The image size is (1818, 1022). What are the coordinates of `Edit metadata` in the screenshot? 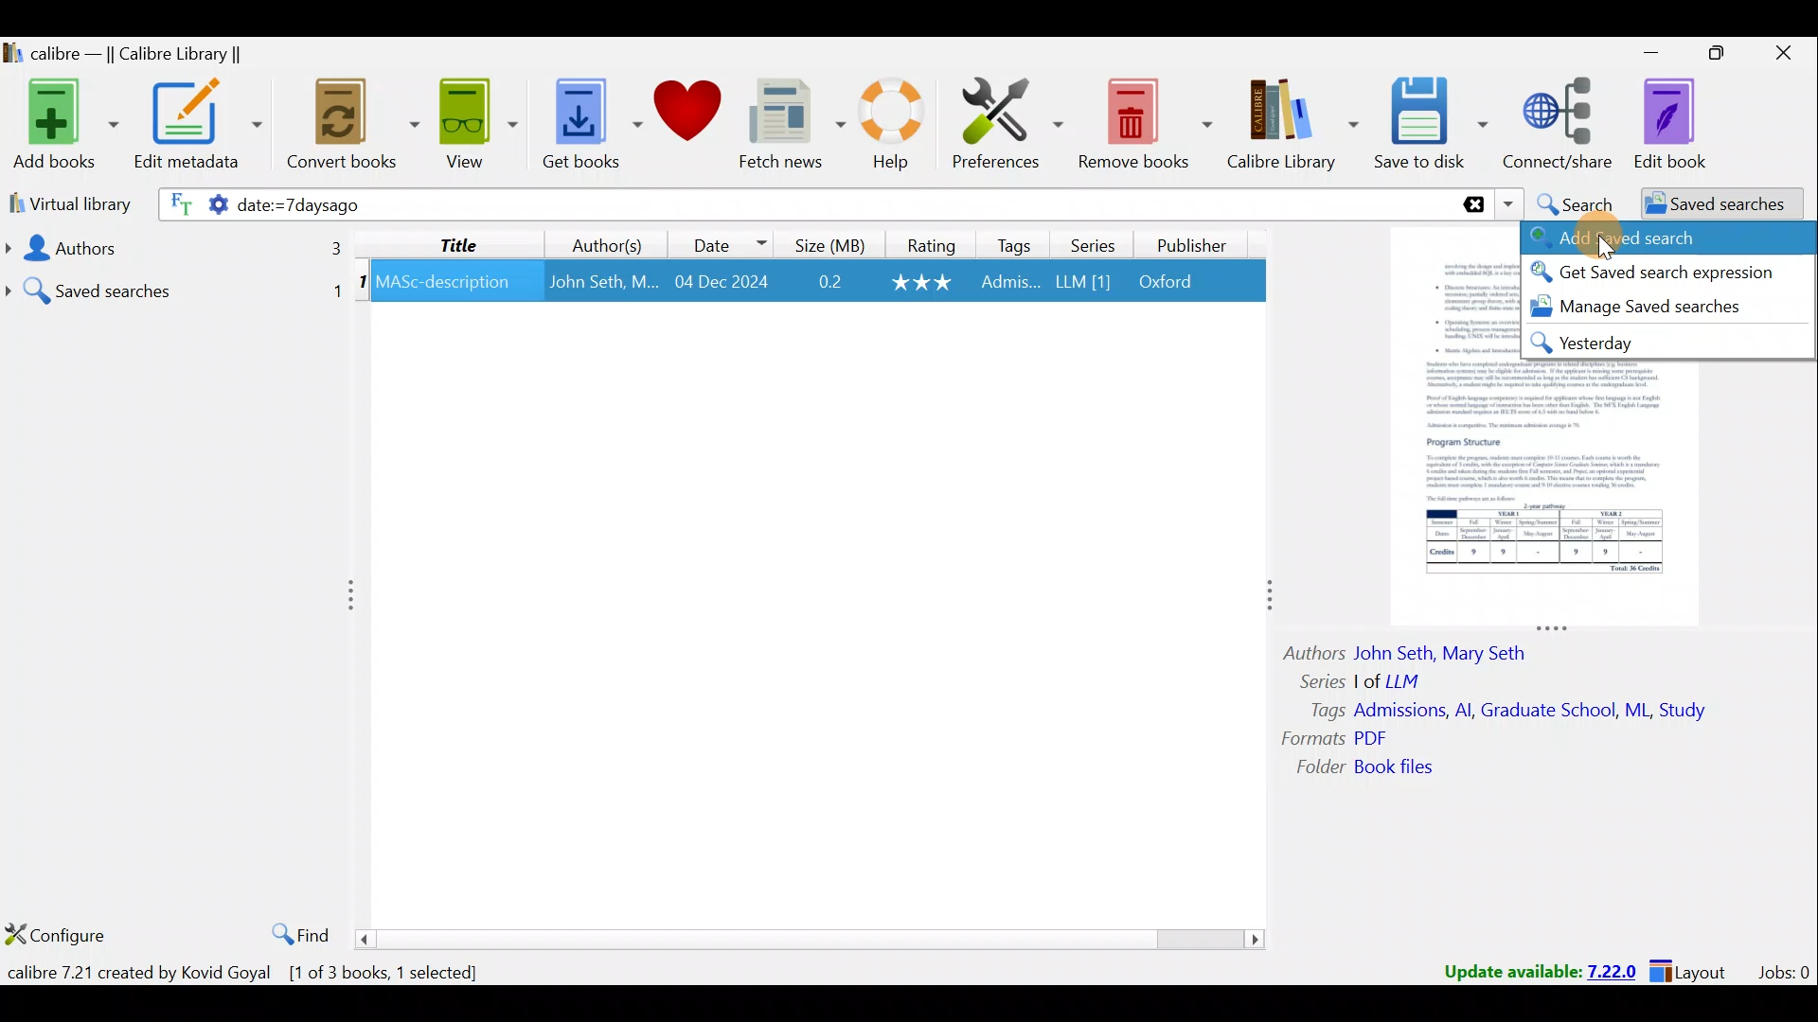 It's located at (203, 128).